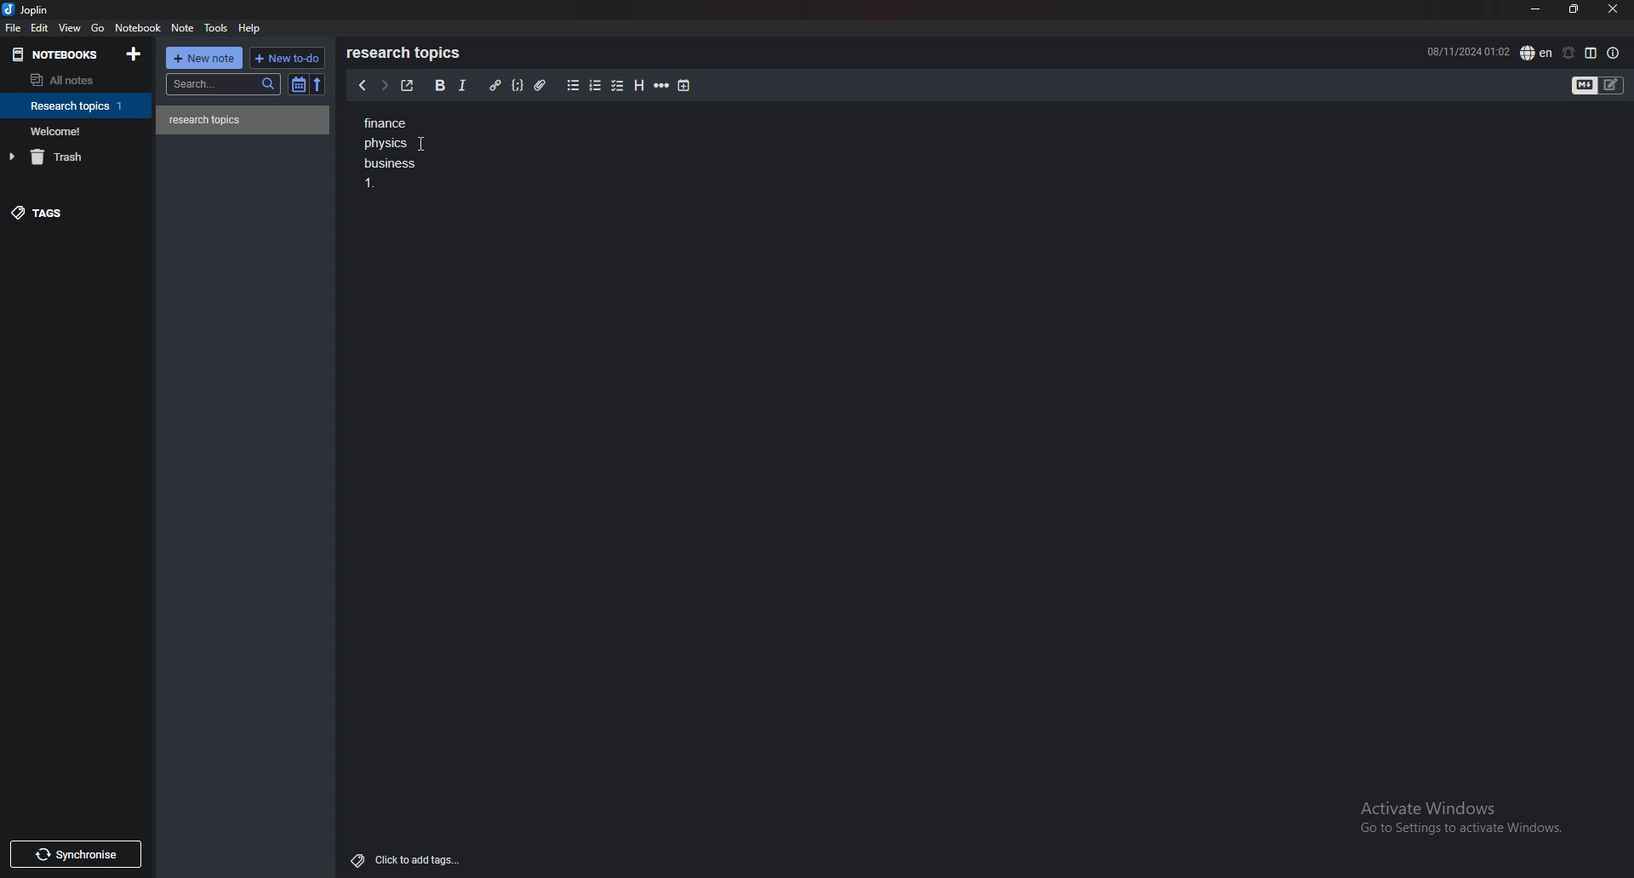  I want to click on note, so click(182, 28).